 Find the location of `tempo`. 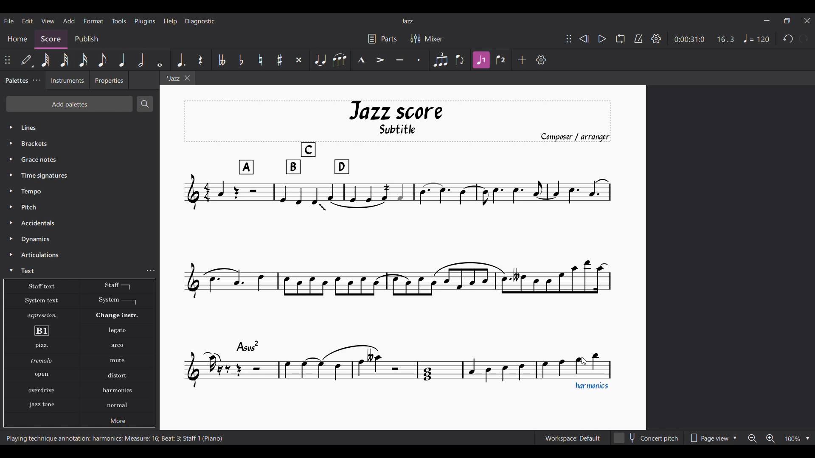

tempo is located at coordinates (33, 191).